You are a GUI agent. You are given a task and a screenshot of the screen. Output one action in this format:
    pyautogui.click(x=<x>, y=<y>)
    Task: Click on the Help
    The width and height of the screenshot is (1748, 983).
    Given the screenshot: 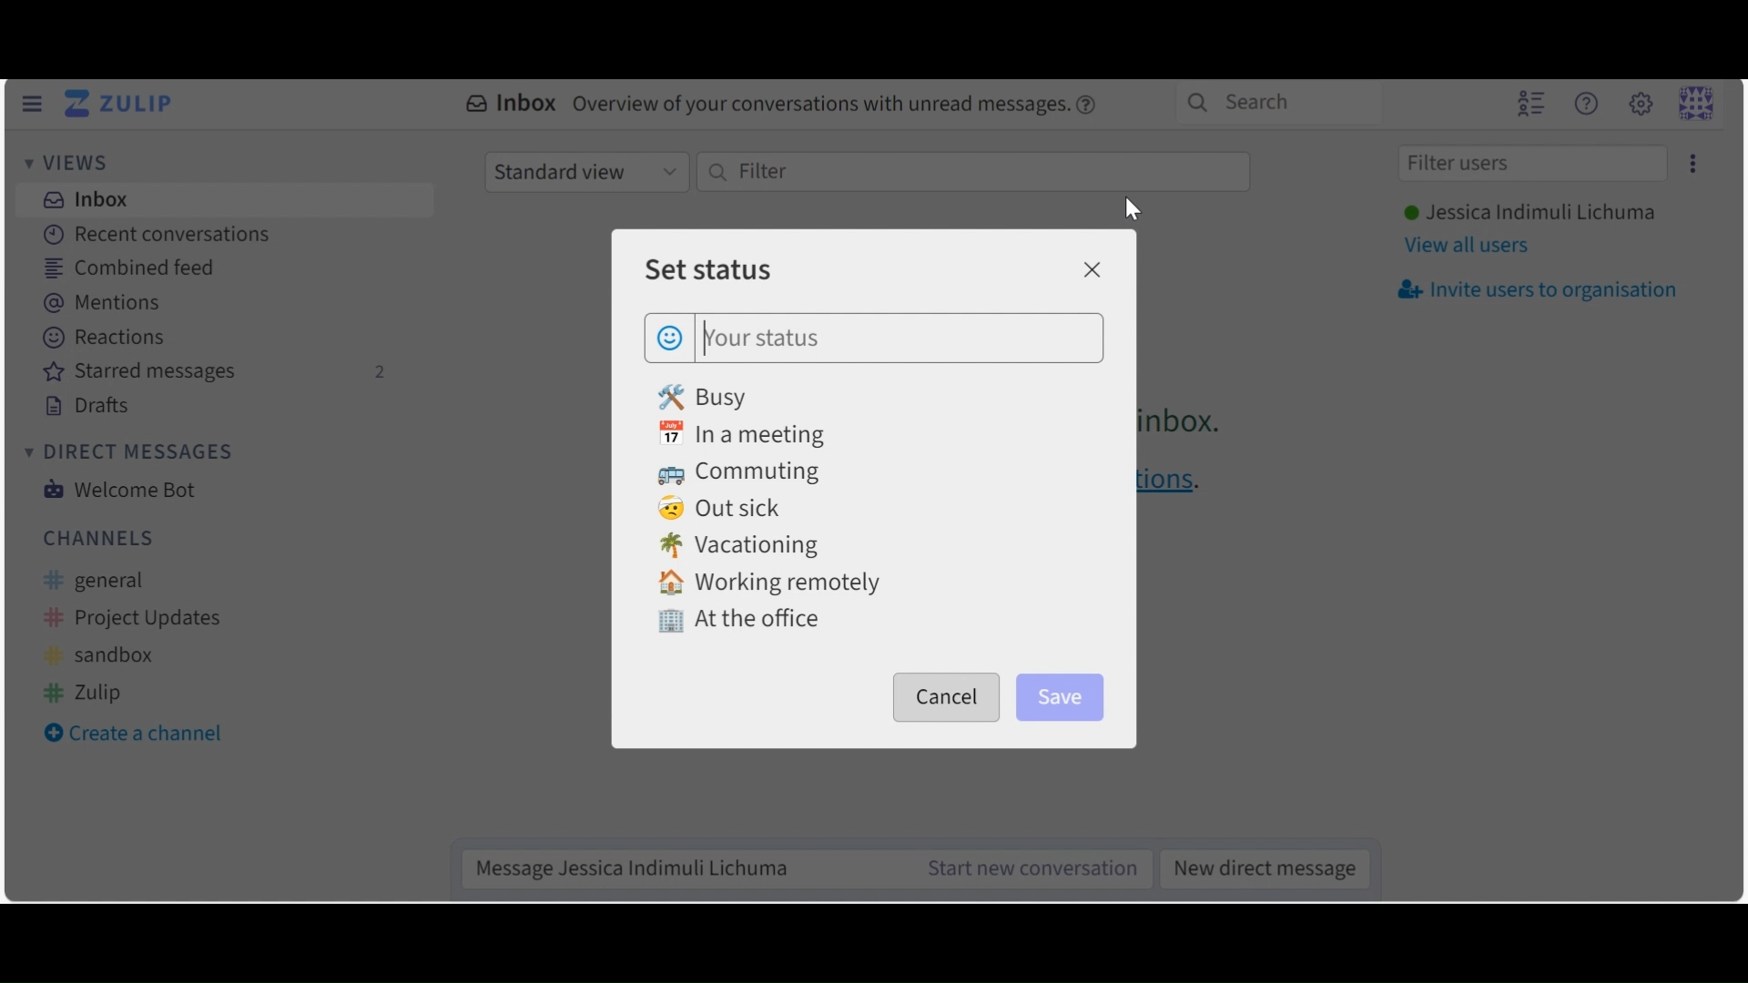 What is the action you would take?
    pyautogui.click(x=1585, y=104)
    